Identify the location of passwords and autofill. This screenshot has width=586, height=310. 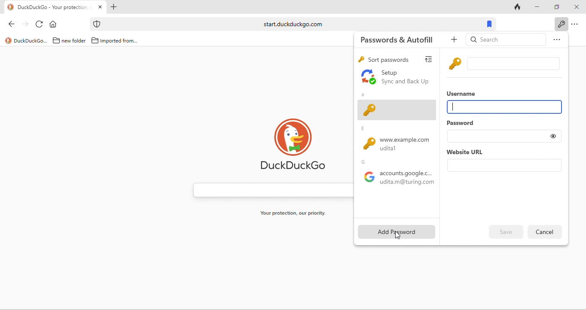
(402, 39).